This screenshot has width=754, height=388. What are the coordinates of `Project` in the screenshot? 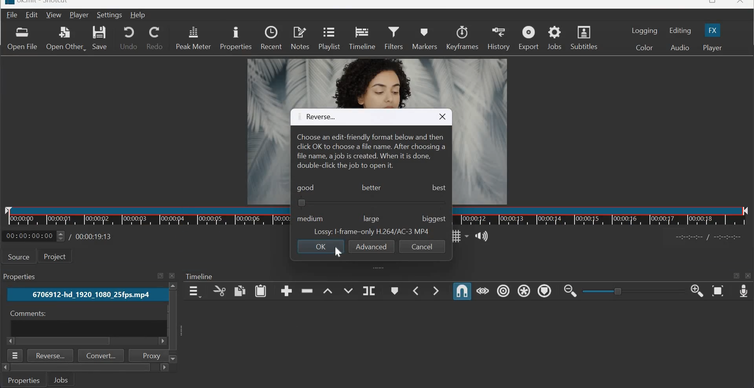 It's located at (58, 256).